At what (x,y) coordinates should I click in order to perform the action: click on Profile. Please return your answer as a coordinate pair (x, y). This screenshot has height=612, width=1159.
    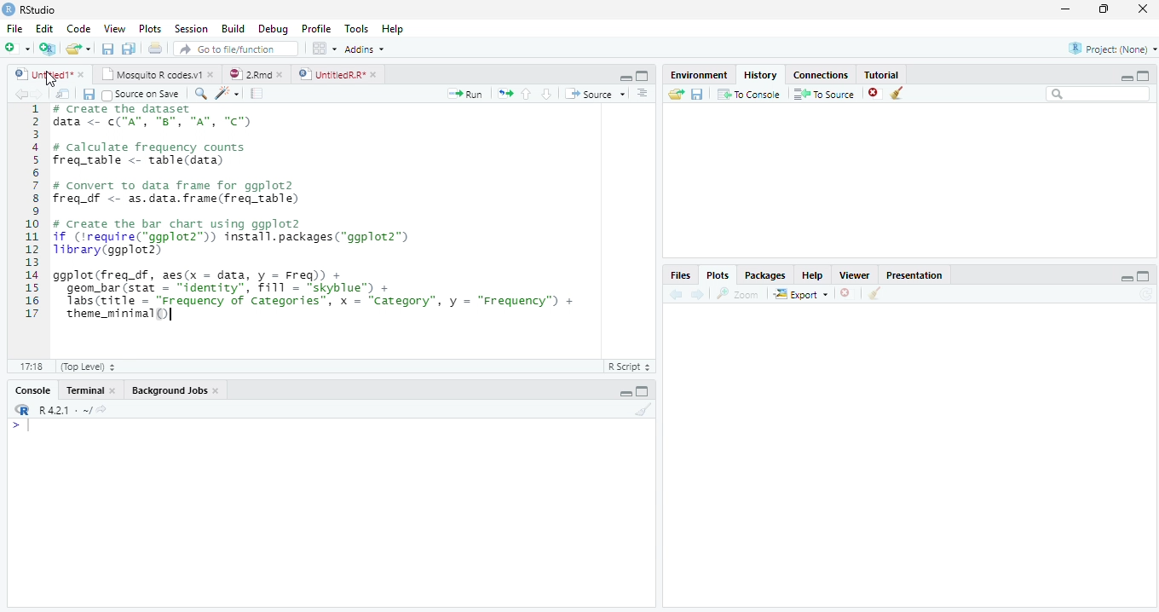
    Looking at the image, I should click on (316, 29).